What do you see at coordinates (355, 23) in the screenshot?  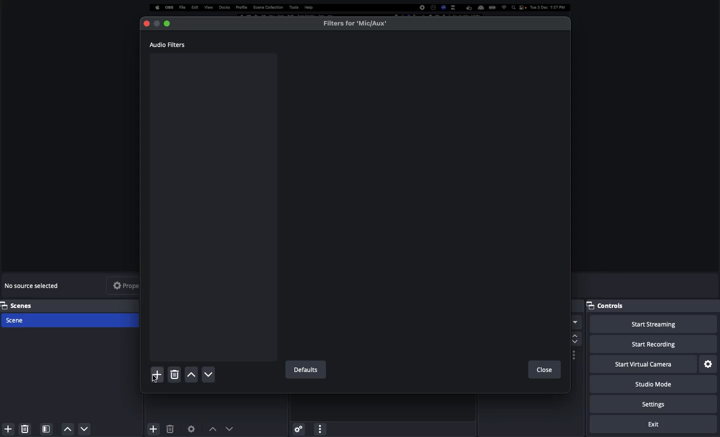 I see `Filters for Mic Aux` at bounding box center [355, 23].